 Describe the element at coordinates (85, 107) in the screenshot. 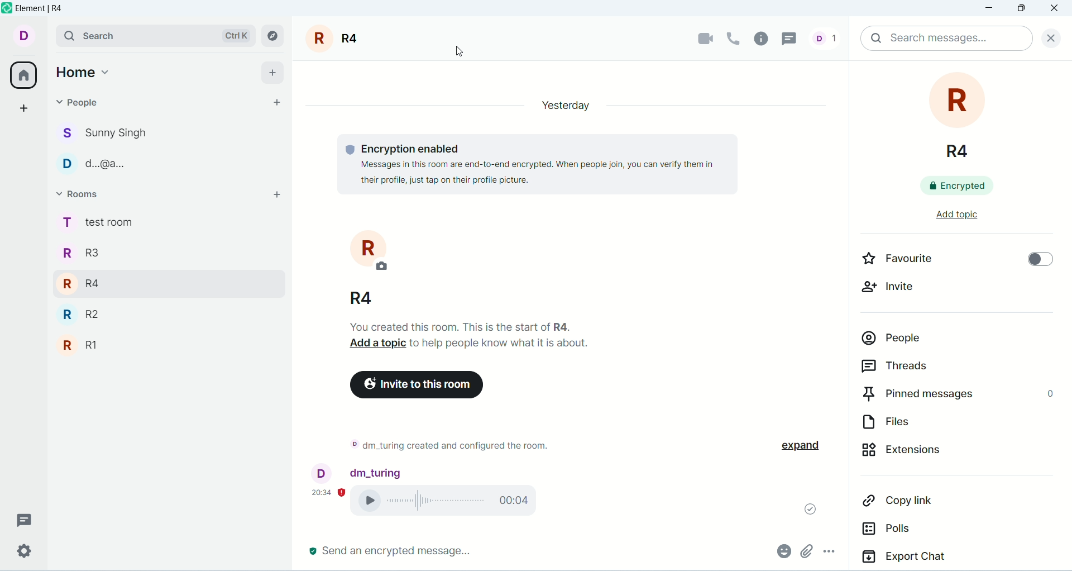

I see `people` at that location.